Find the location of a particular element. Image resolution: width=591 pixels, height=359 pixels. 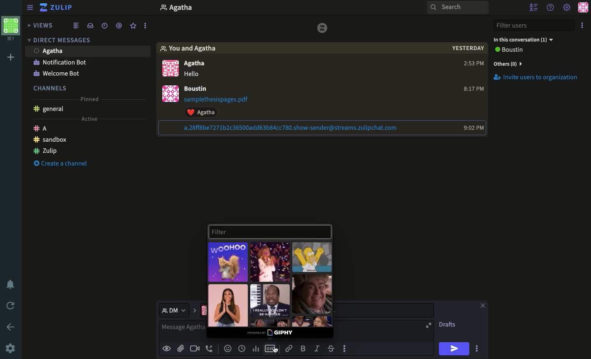

Strikethrough is located at coordinates (331, 348).